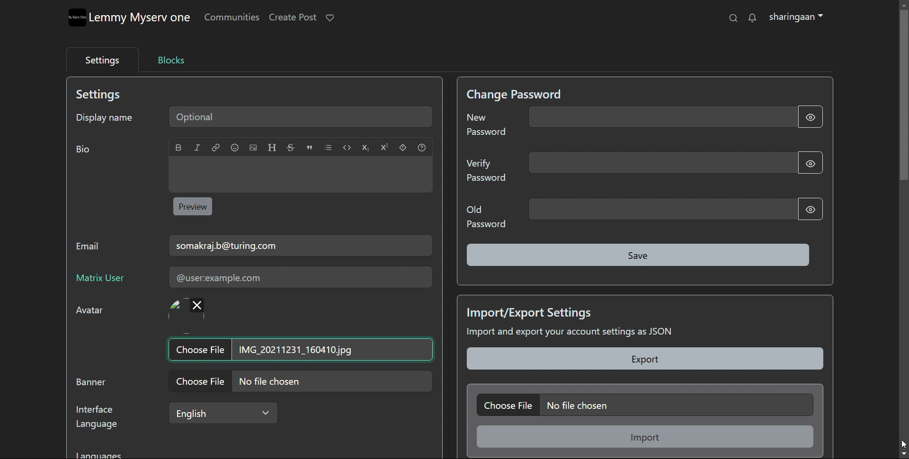 This screenshot has height=459, width=909. What do you see at coordinates (330, 18) in the screenshot?
I see `donate to lemmy` at bounding box center [330, 18].